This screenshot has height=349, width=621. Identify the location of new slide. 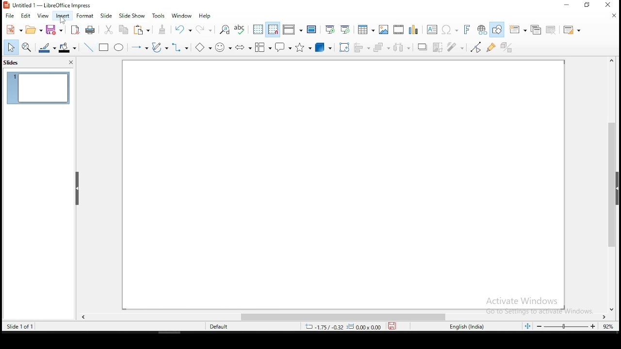
(519, 30).